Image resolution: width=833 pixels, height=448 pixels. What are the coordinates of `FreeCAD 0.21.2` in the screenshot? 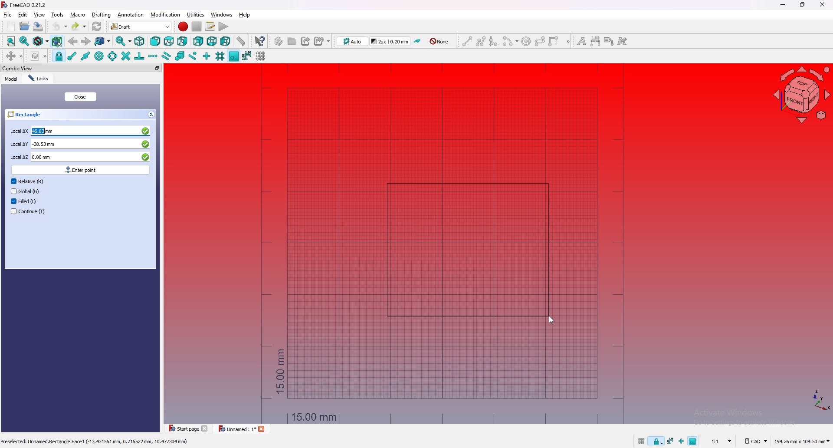 It's located at (24, 5).